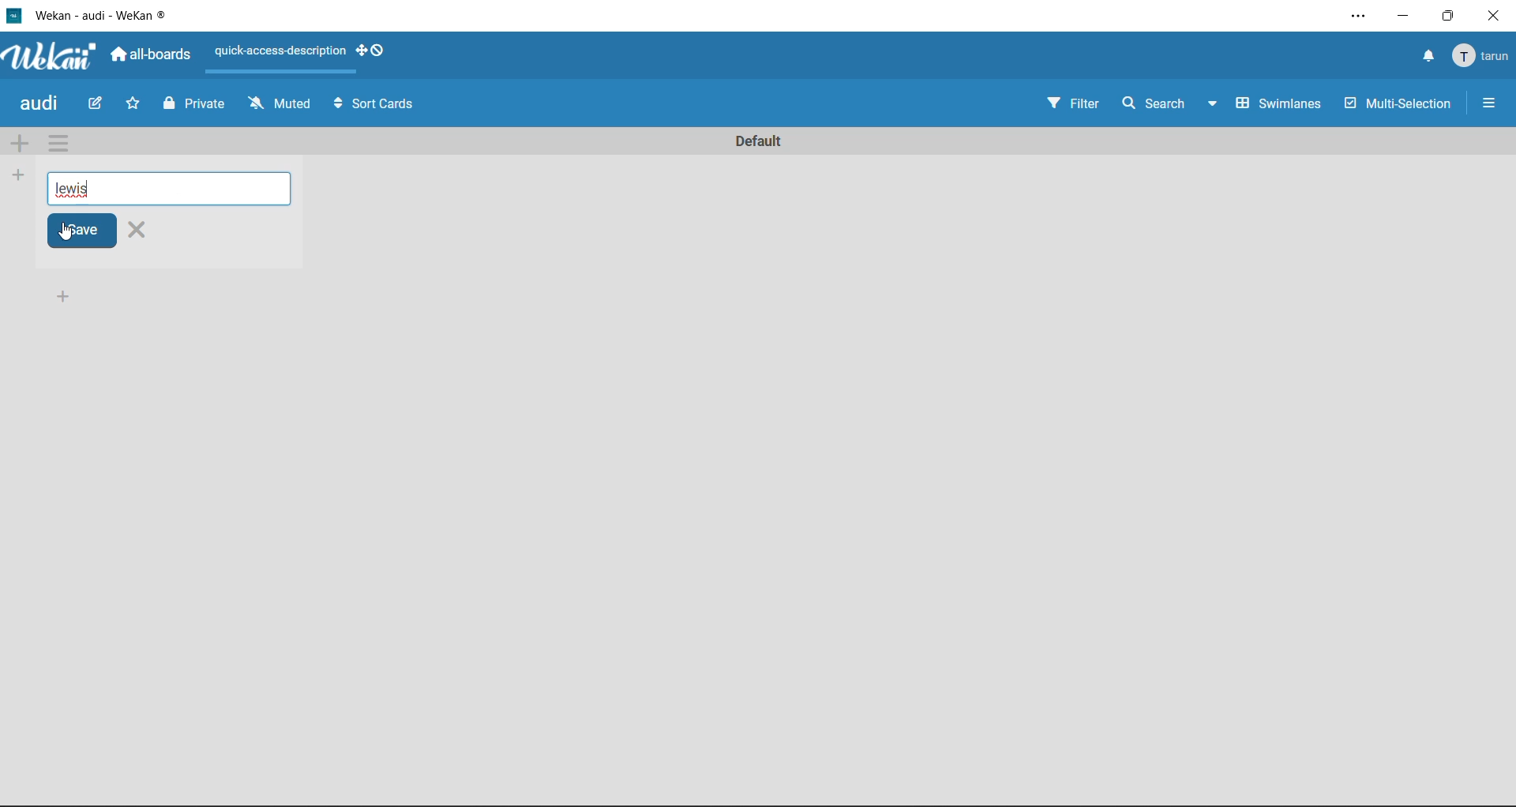  I want to click on lewis, so click(178, 189).